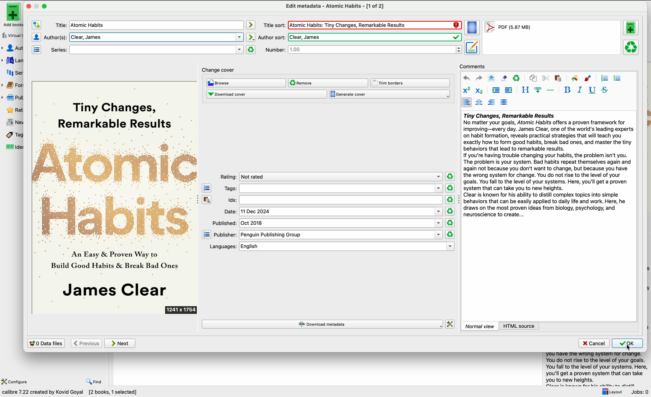 Image resolution: width=651 pixels, height=397 pixels. I want to click on Ids, so click(334, 200).